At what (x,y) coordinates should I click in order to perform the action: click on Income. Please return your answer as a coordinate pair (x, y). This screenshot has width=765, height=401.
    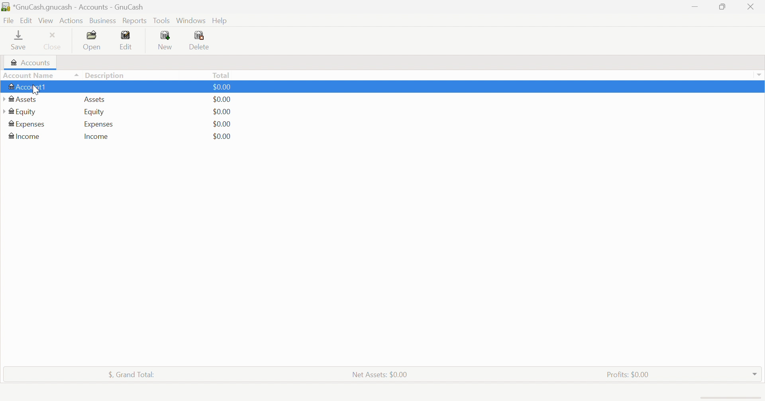
    Looking at the image, I should click on (97, 138).